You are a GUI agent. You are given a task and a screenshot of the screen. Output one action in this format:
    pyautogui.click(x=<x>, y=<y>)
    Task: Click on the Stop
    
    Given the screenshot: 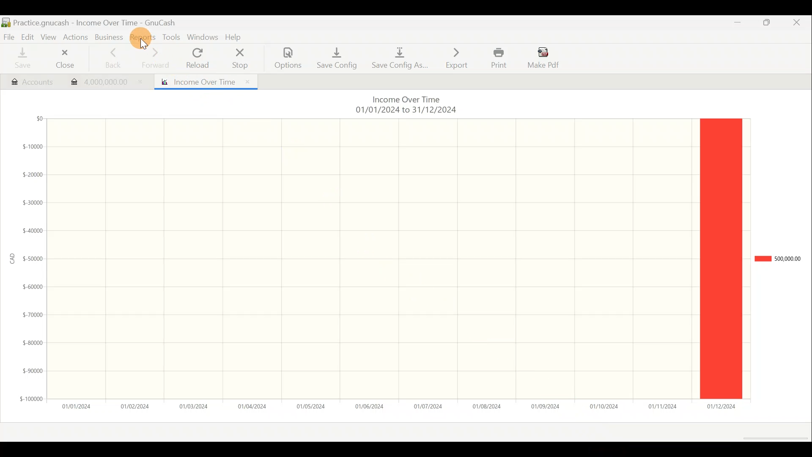 What is the action you would take?
    pyautogui.click(x=242, y=58)
    